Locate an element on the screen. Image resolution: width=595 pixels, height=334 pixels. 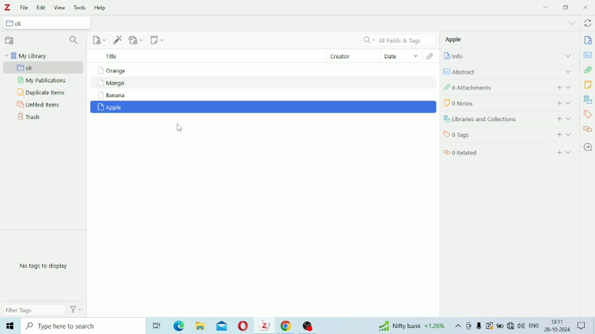
My Publications is located at coordinates (44, 81).